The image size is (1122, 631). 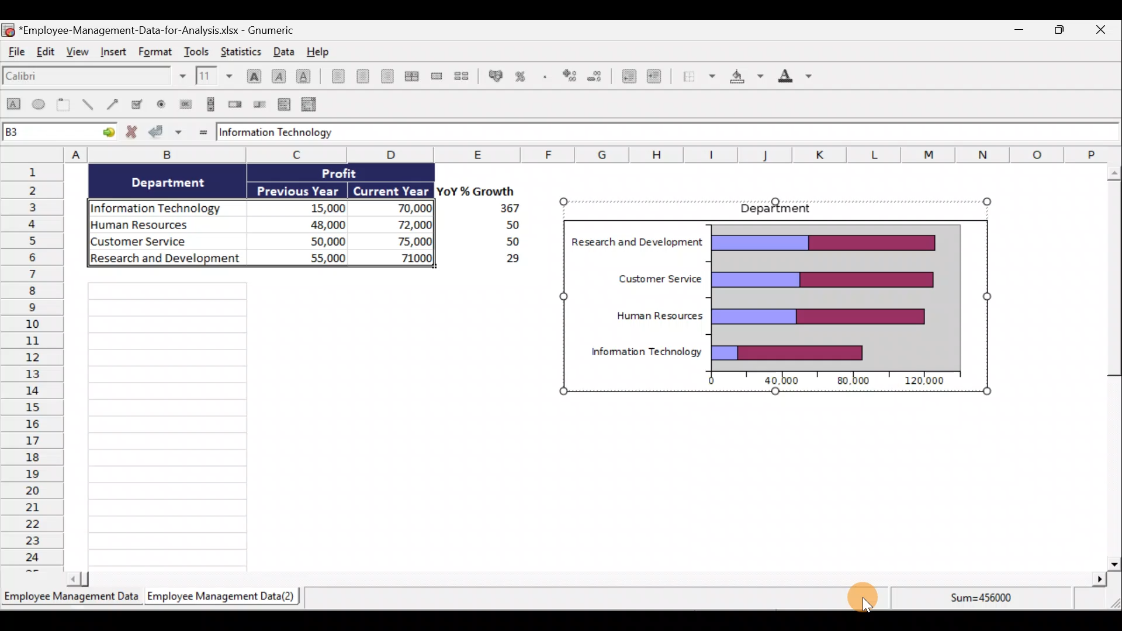 What do you see at coordinates (850, 382) in the screenshot?
I see `80.000` at bounding box center [850, 382].